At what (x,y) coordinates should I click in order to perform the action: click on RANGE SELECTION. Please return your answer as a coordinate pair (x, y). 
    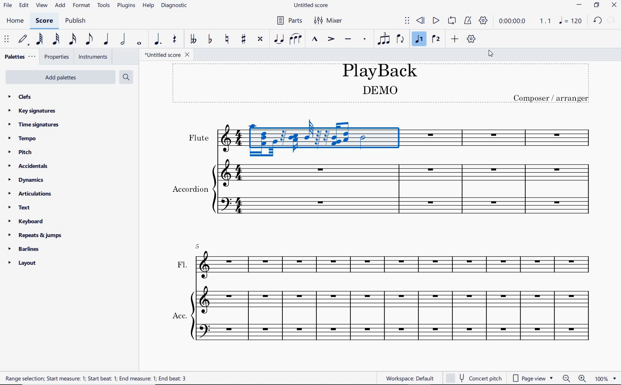
    Looking at the image, I should click on (99, 378).